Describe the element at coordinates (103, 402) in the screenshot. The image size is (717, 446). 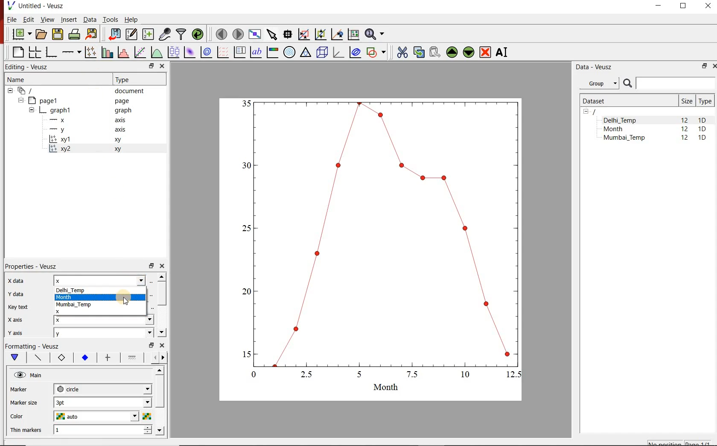
I see `3pt` at that location.